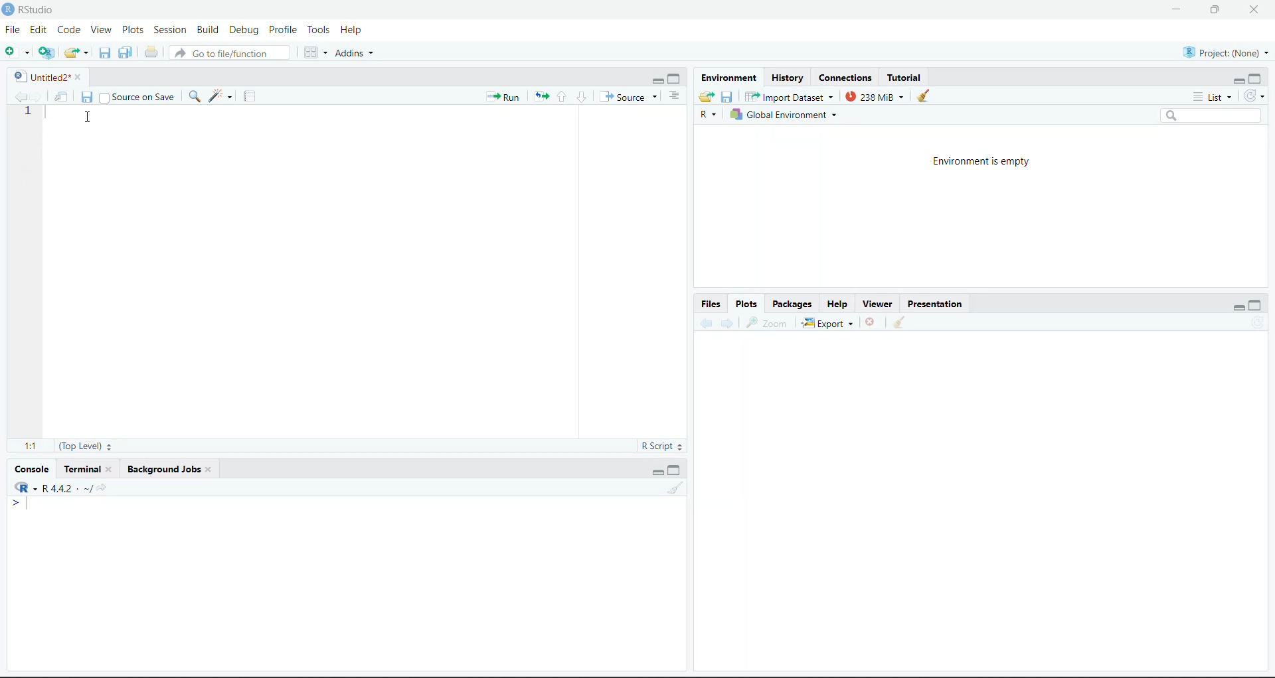 This screenshot has width=1275, height=678. What do you see at coordinates (707, 97) in the screenshot?
I see `open folder` at bounding box center [707, 97].